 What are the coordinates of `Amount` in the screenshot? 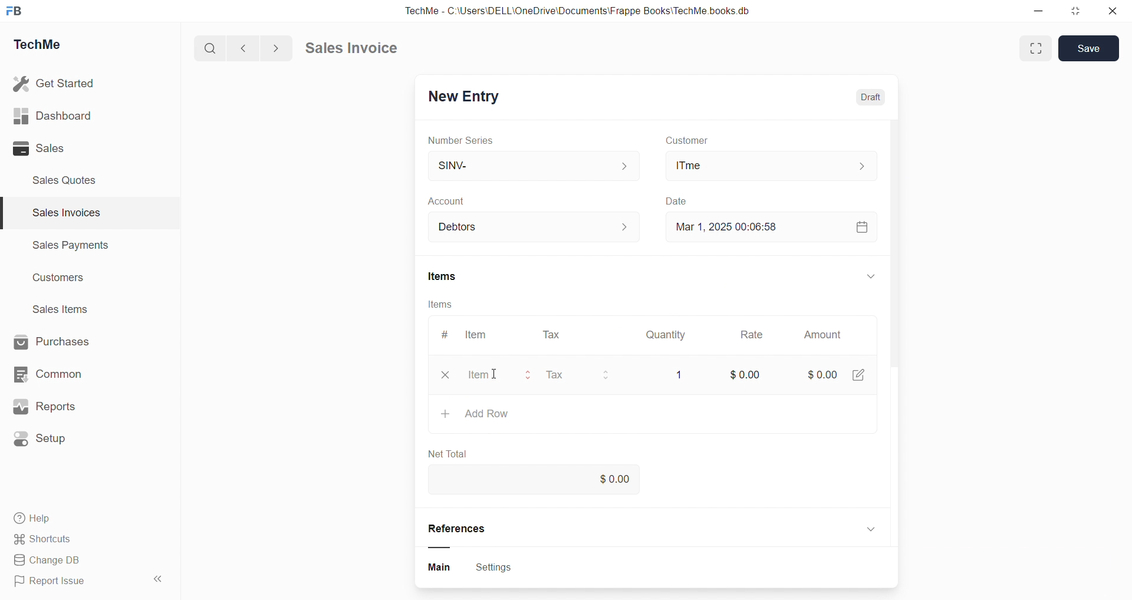 It's located at (822, 335).